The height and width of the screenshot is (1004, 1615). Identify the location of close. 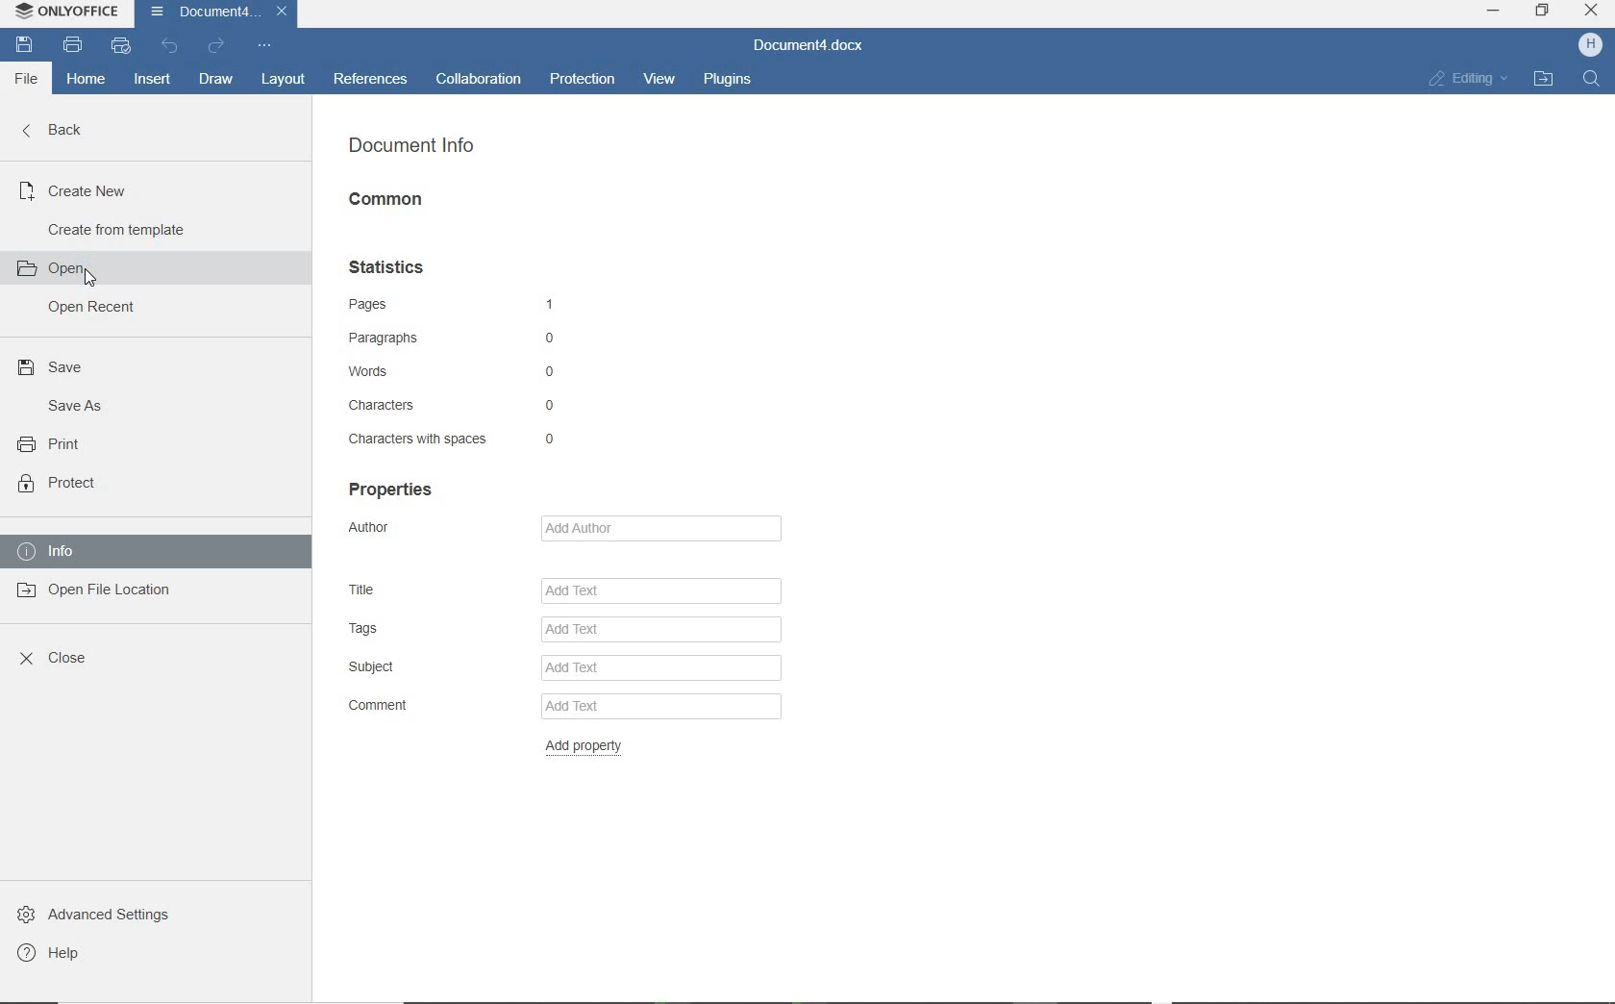
(1592, 10).